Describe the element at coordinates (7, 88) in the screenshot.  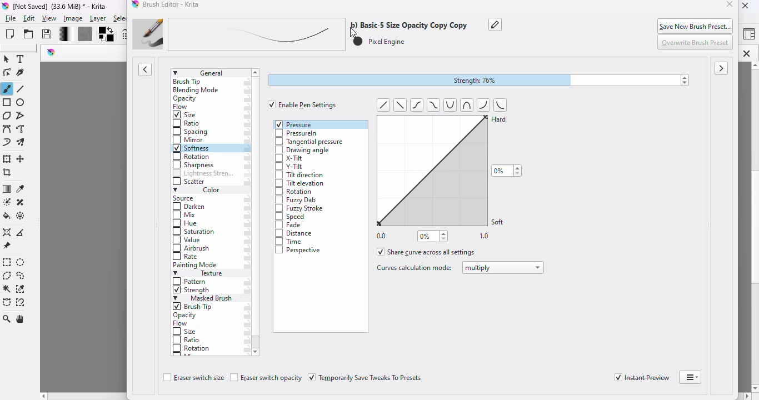
I see `freehand brush tool` at that location.